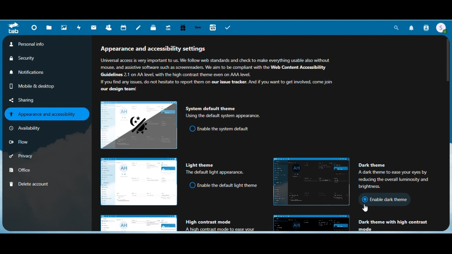 The height and width of the screenshot is (254, 452). I want to click on Availability, so click(28, 128).